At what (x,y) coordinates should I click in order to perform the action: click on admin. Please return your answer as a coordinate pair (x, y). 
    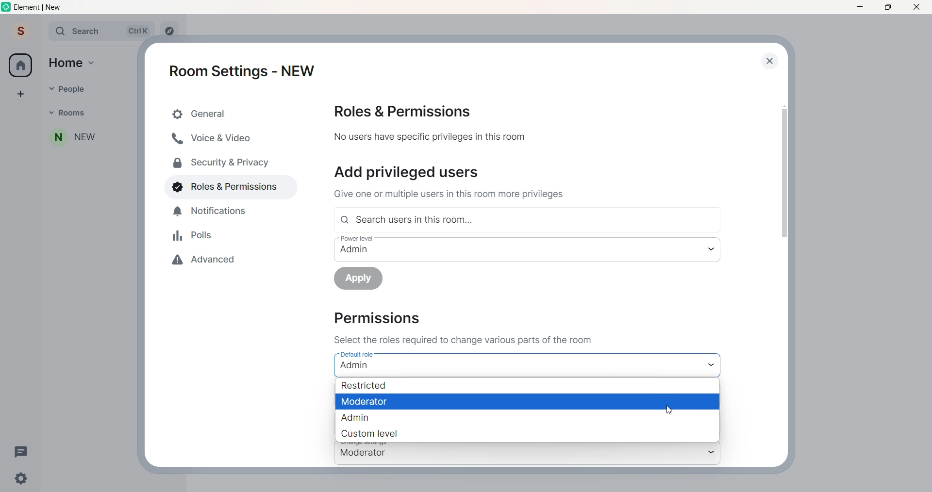
    Looking at the image, I should click on (364, 418).